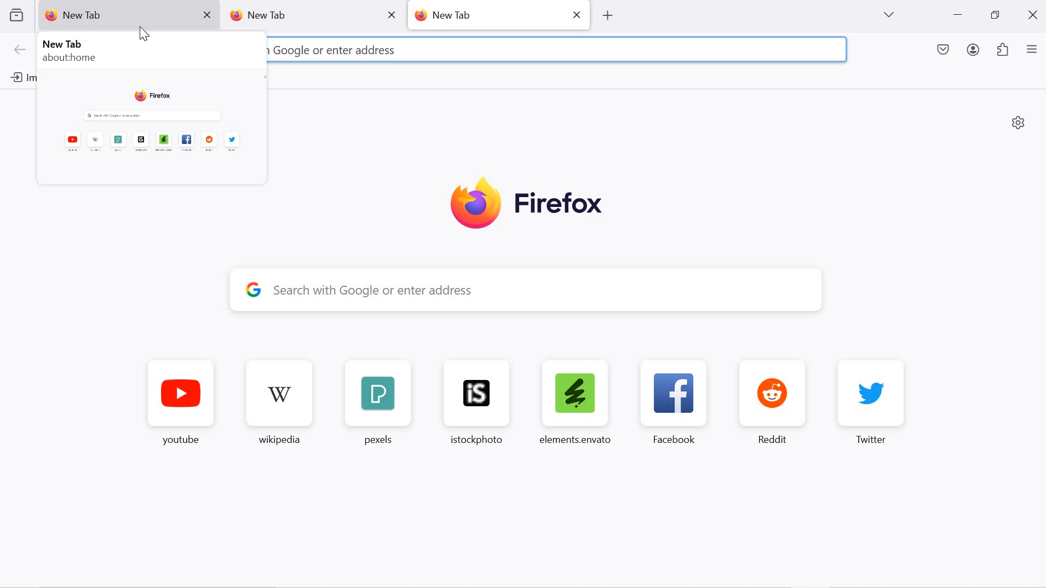 The width and height of the screenshot is (1046, 588). Describe the element at coordinates (376, 403) in the screenshot. I see `pexels favorite` at that location.